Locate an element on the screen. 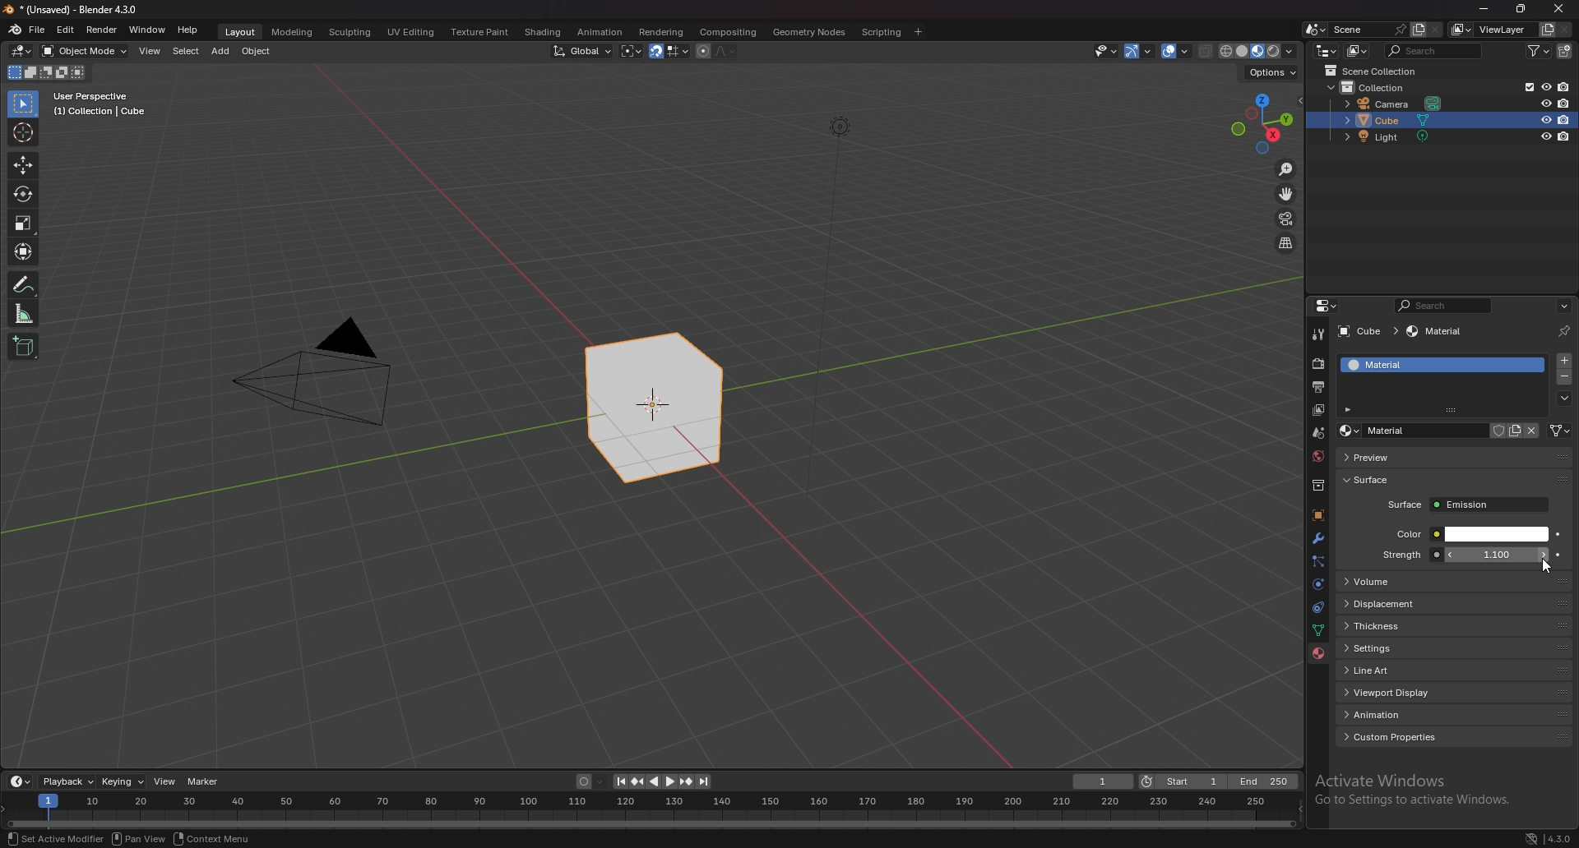 The height and width of the screenshot is (848, 1579). end 250 is located at coordinates (1264, 781).